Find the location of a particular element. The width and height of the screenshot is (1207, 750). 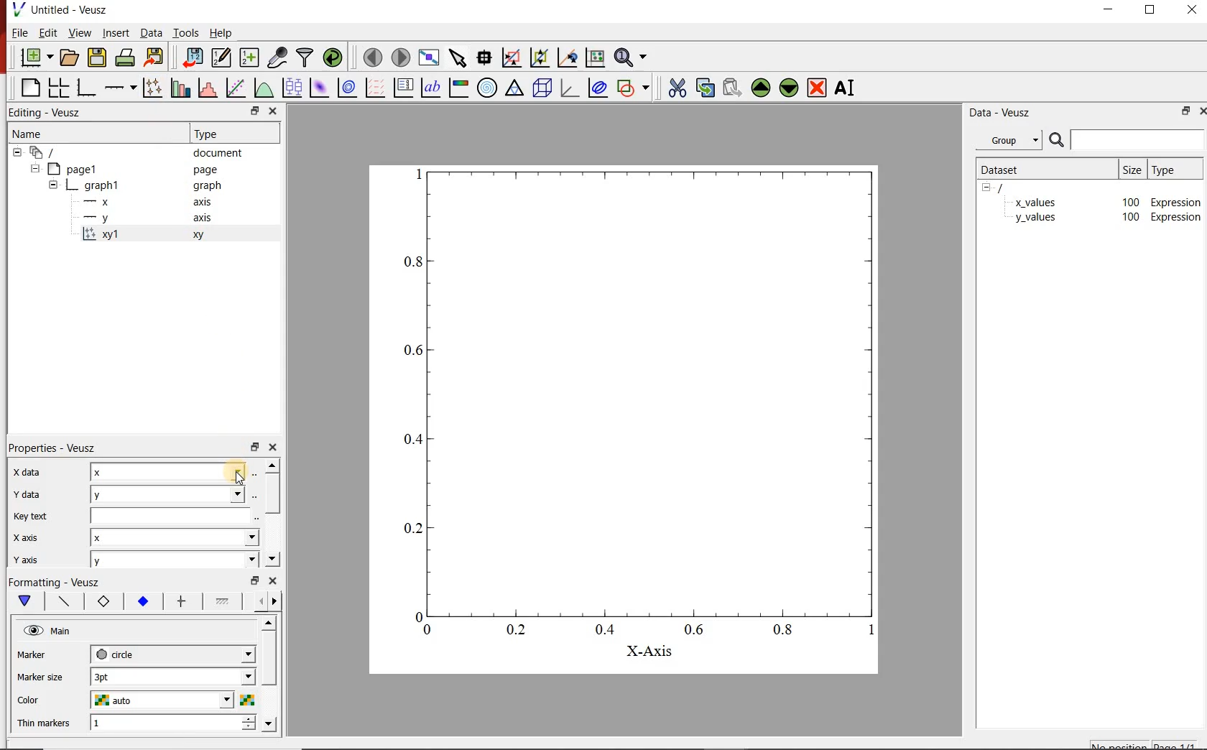

new document is located at coordinates (37, 56).